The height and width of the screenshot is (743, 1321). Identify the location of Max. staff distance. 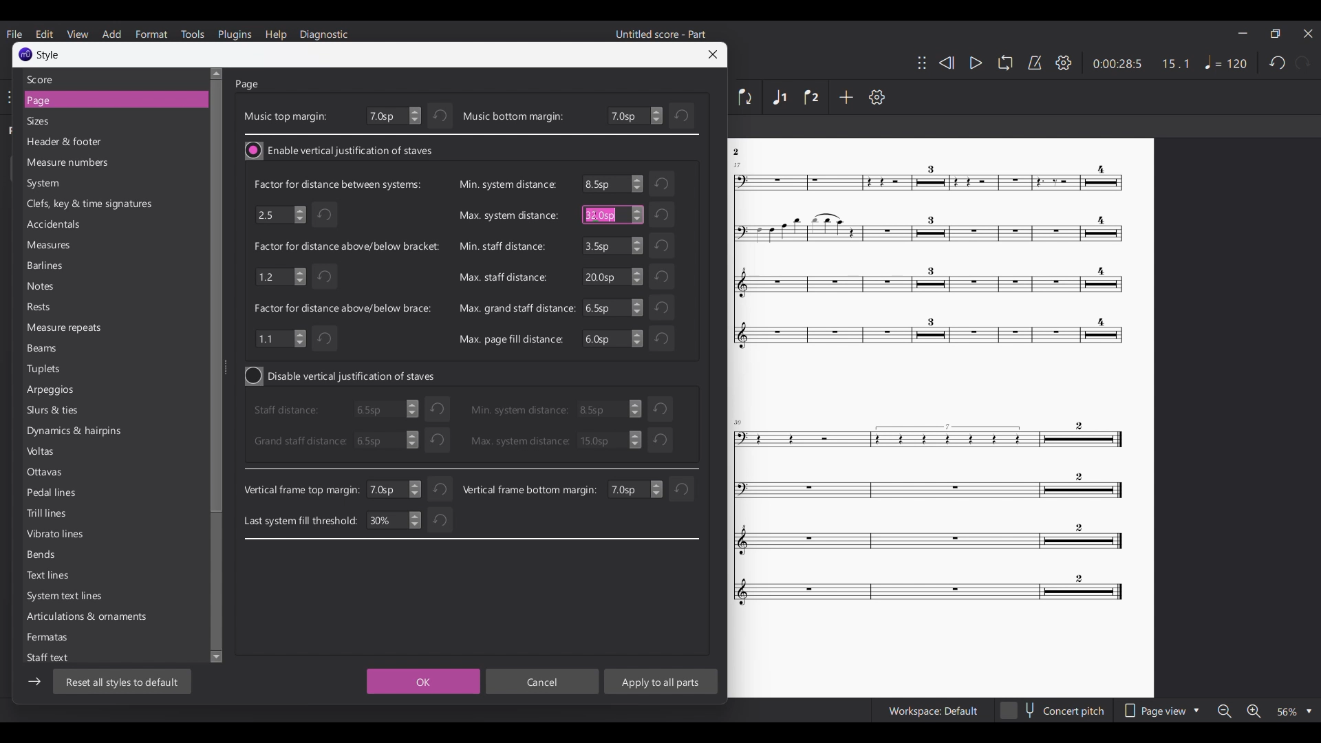
(501, 277).